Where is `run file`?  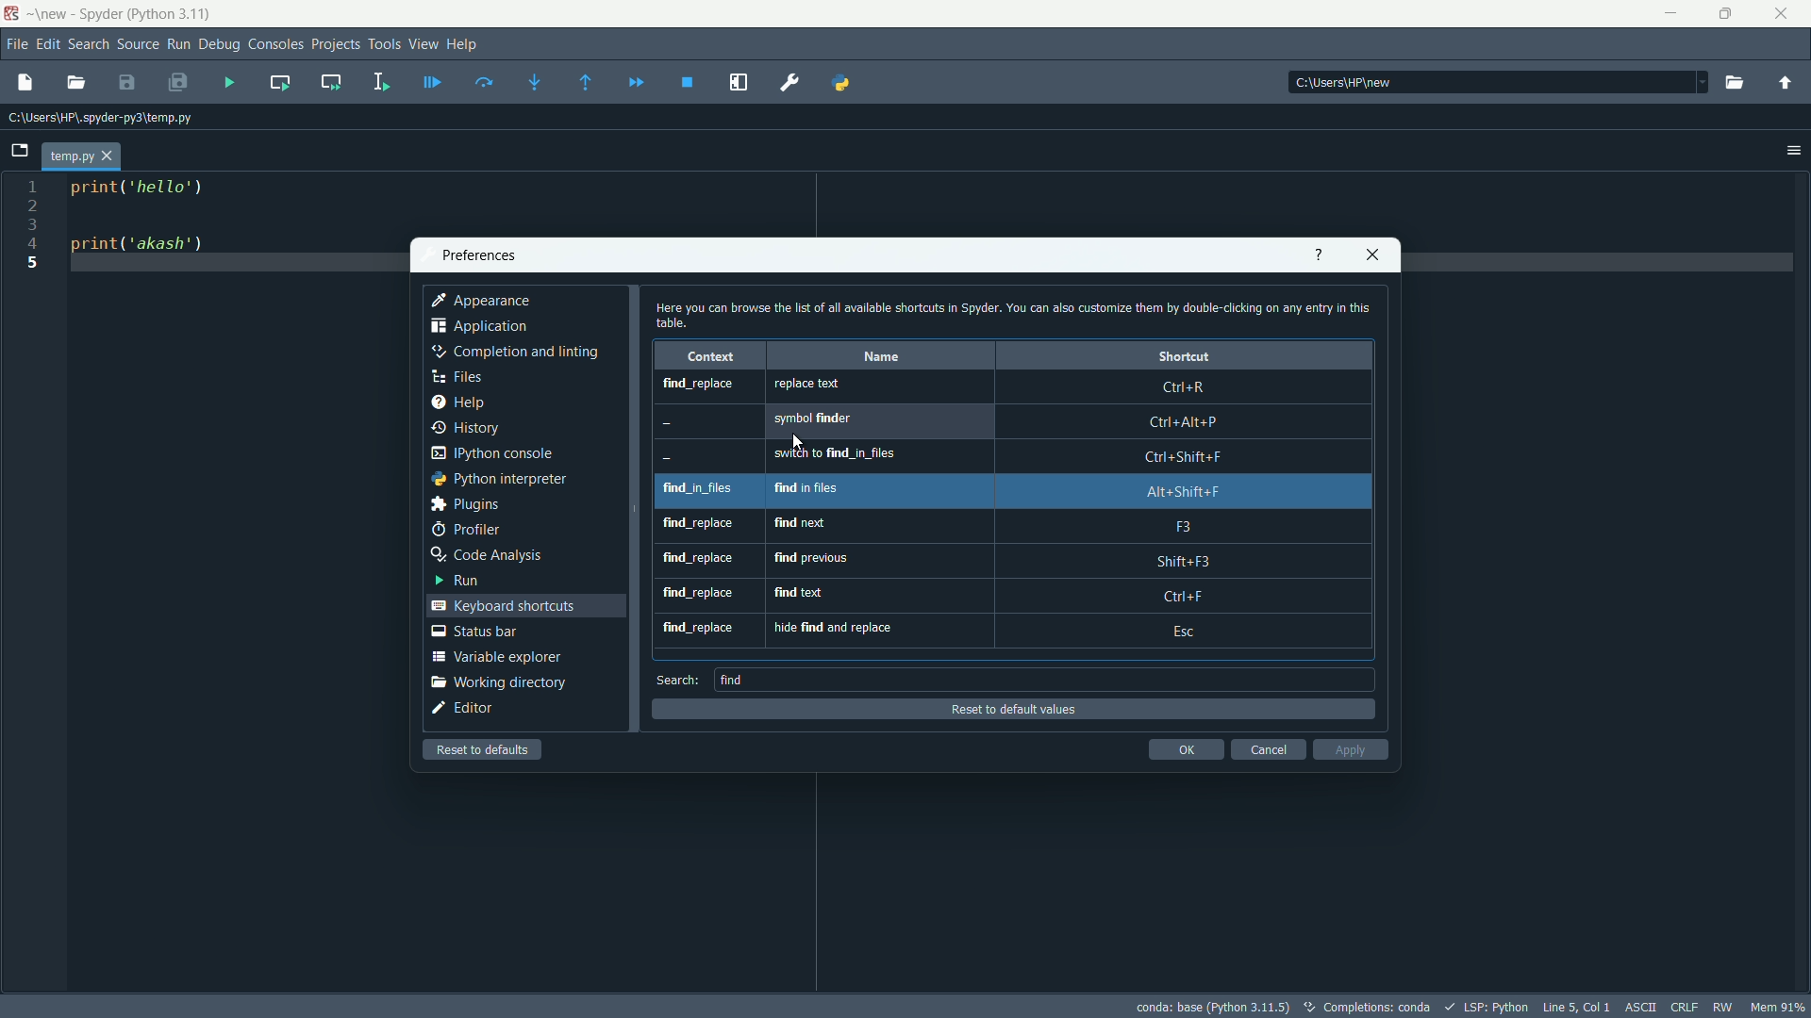 run file is located at coordinates (231, 81).